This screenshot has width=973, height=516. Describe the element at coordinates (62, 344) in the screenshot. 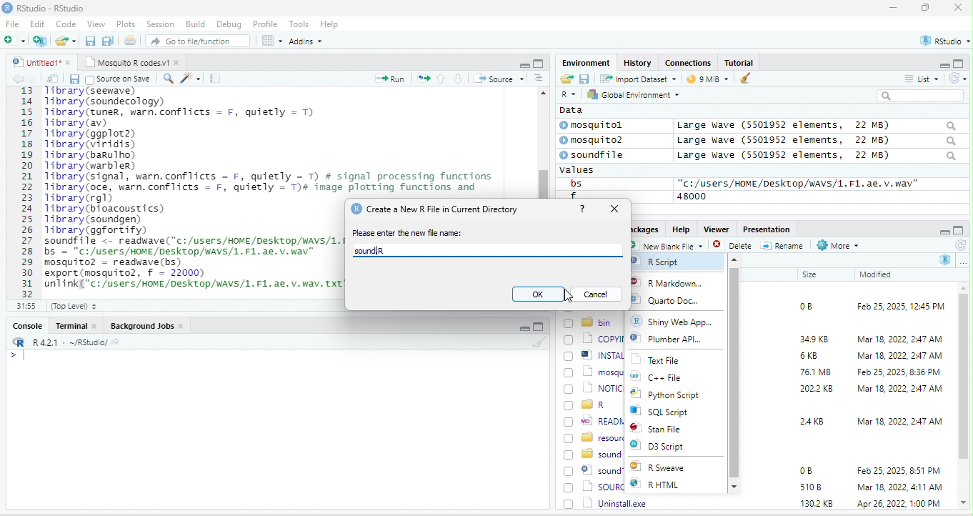

I see `RR R421 - ~/RStudio/` at that location.